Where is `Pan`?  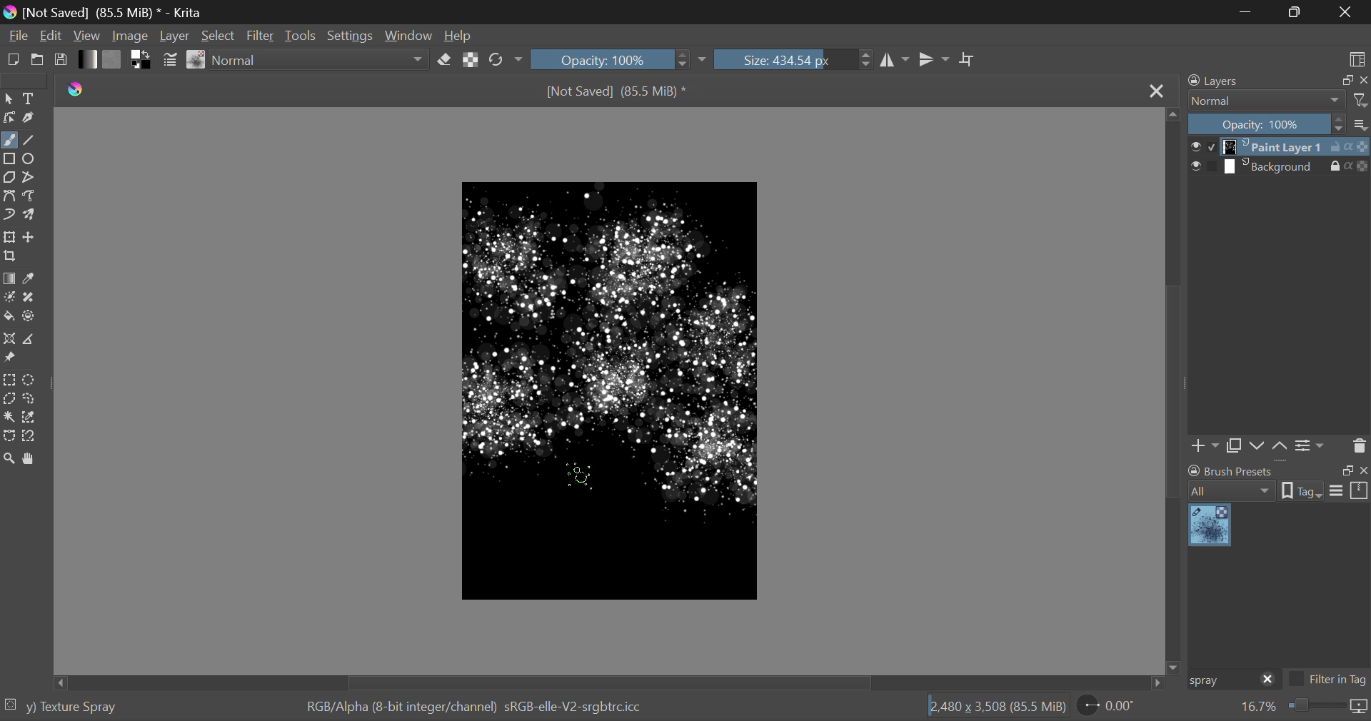
Pan is located at coordinates (31, 460).